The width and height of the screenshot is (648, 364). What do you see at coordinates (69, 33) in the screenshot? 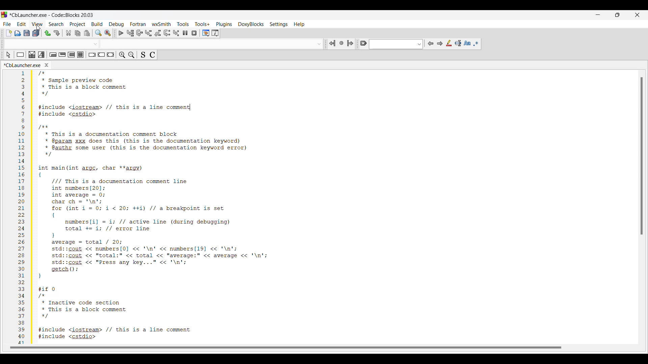
I see `Cut` at bounding box center [69, 33].